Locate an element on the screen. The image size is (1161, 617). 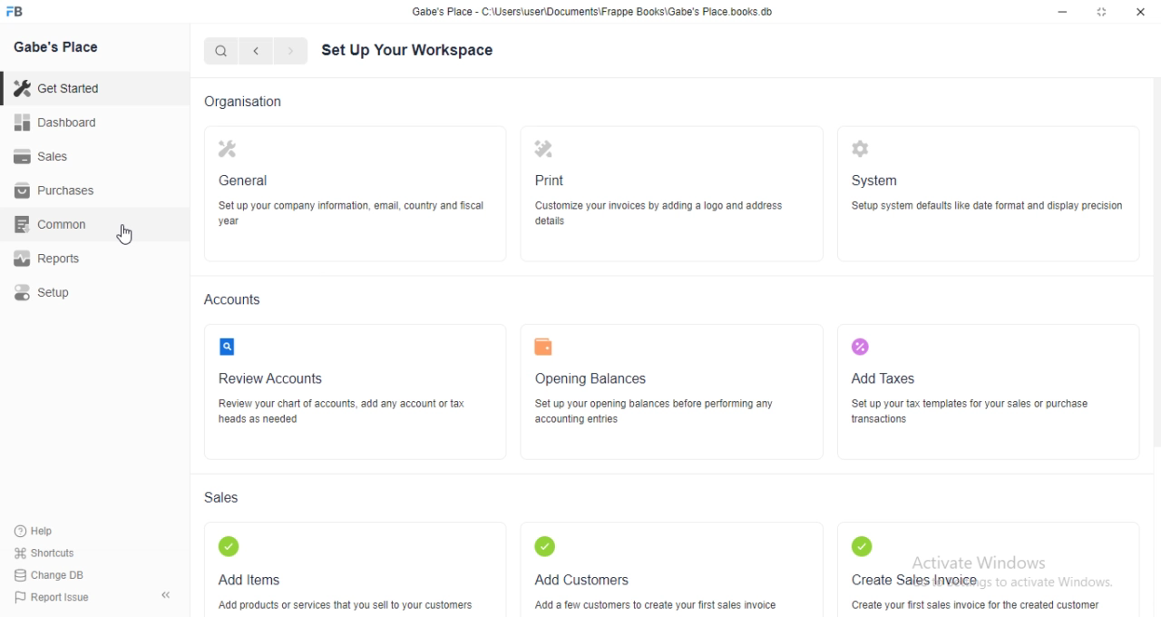
Full screen is located at coordinates (1099, 12).